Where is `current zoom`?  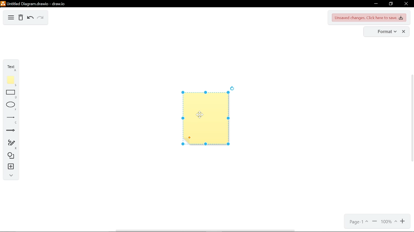 current zoom is located at coordinates (389, 222).